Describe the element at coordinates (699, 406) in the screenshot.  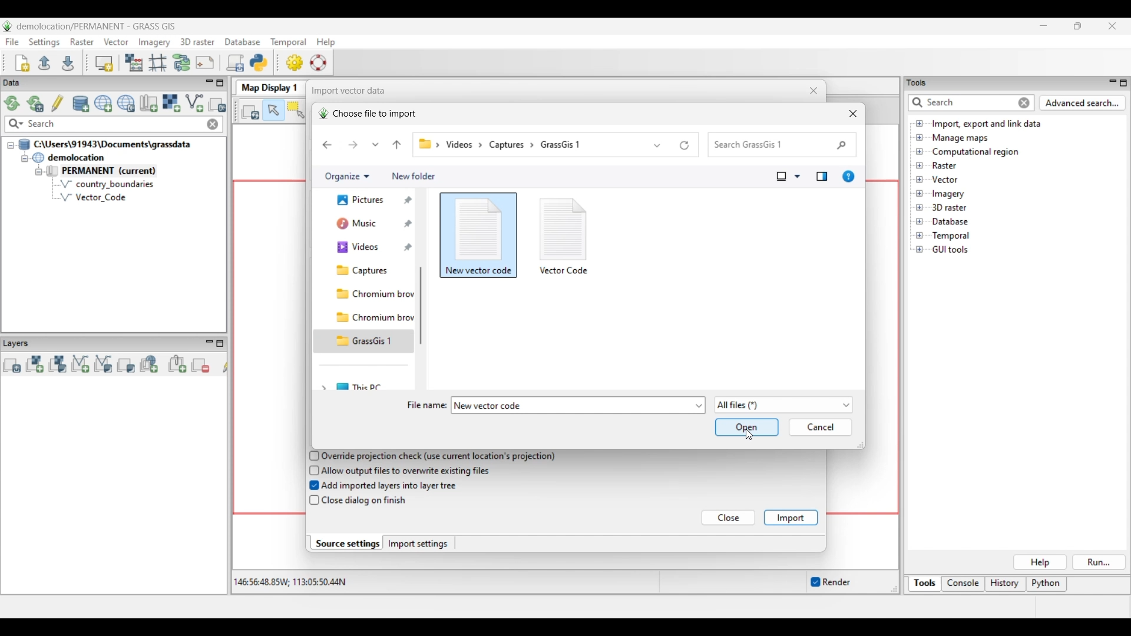
I see `File name options` at that location.